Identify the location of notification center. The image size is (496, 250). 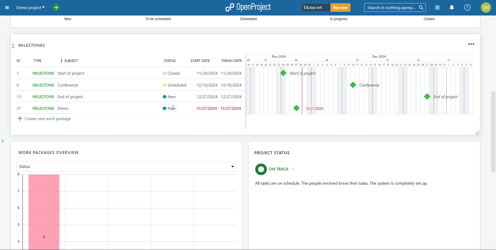
(451, 8).